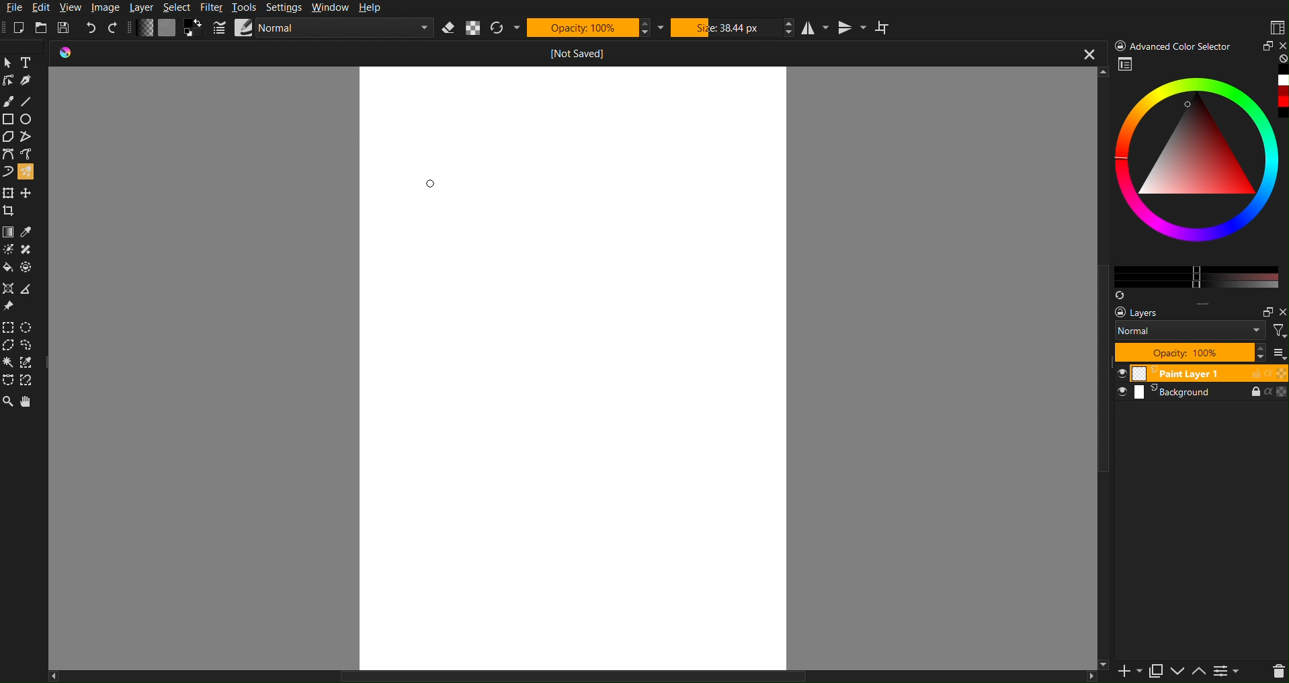  I want to click on Similar color selection Tool, so click(32, 362).